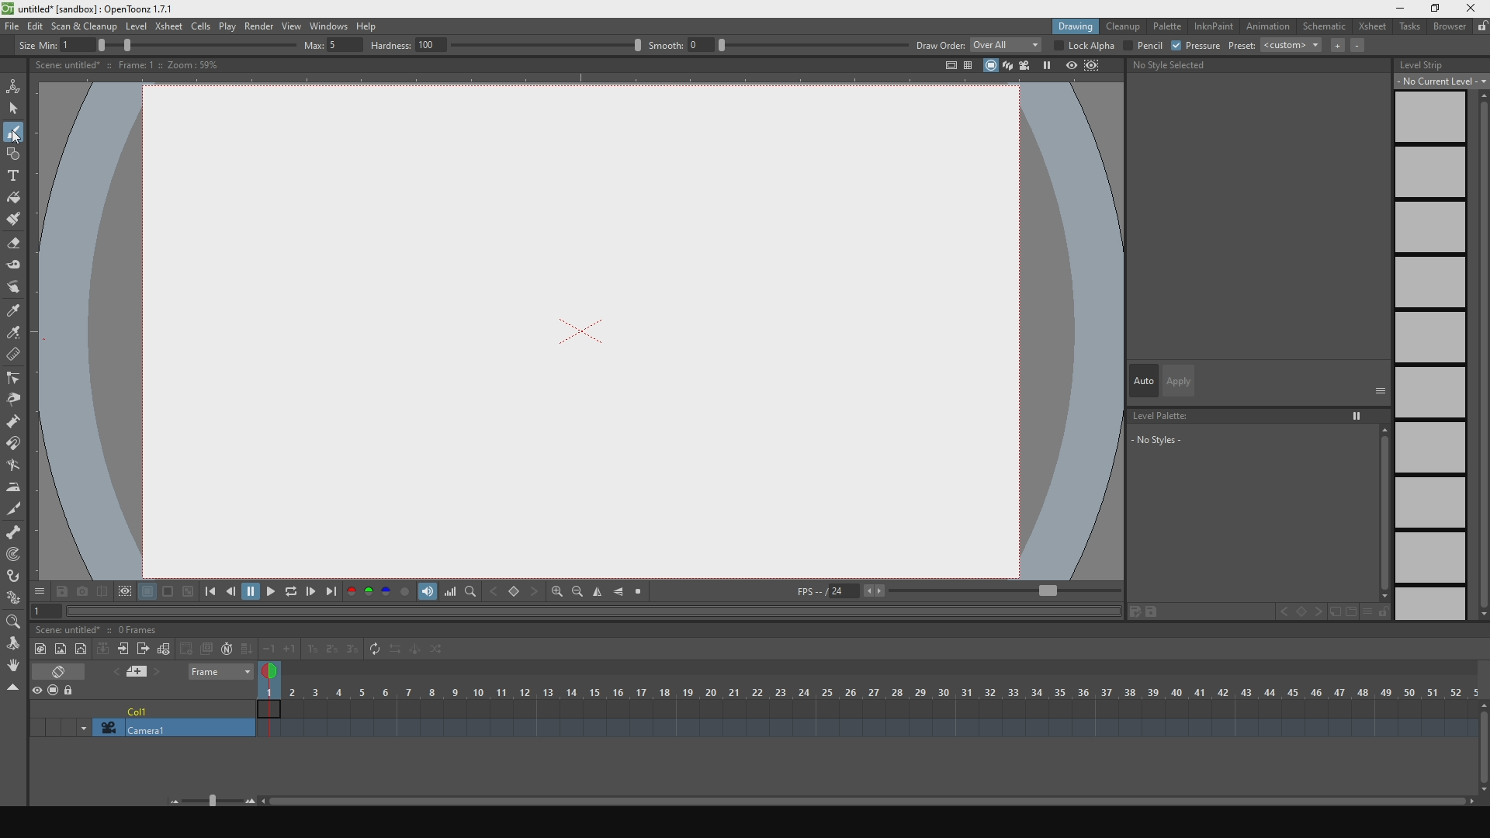  What do you see at coordinates (14, 197) in the screenshot?
I see `fill` at bounding box center [14, 197].